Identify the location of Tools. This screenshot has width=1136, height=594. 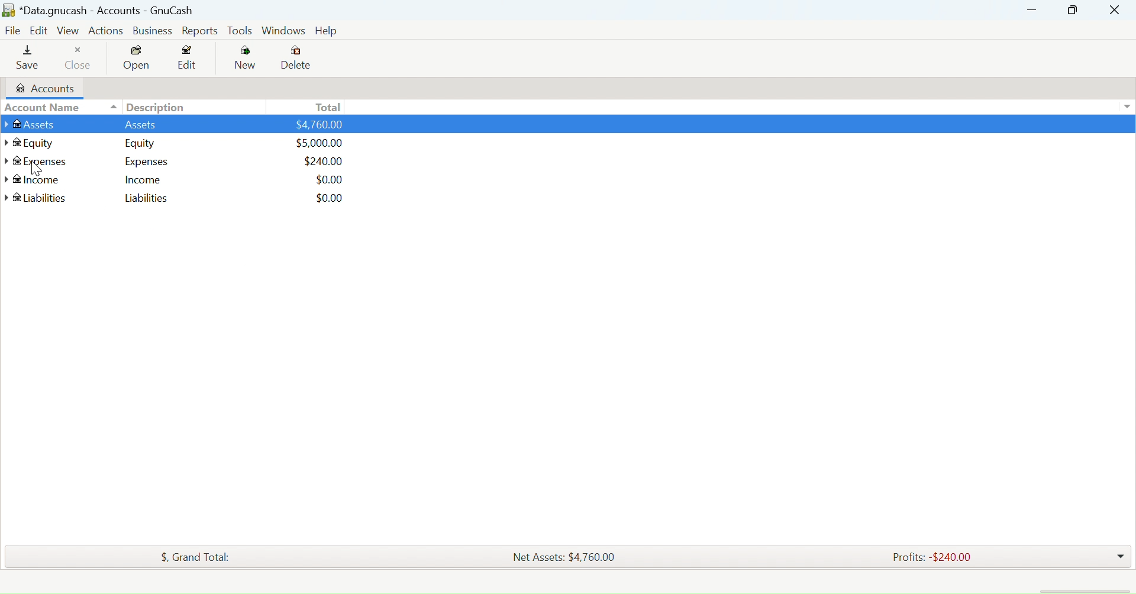
(241, 31).